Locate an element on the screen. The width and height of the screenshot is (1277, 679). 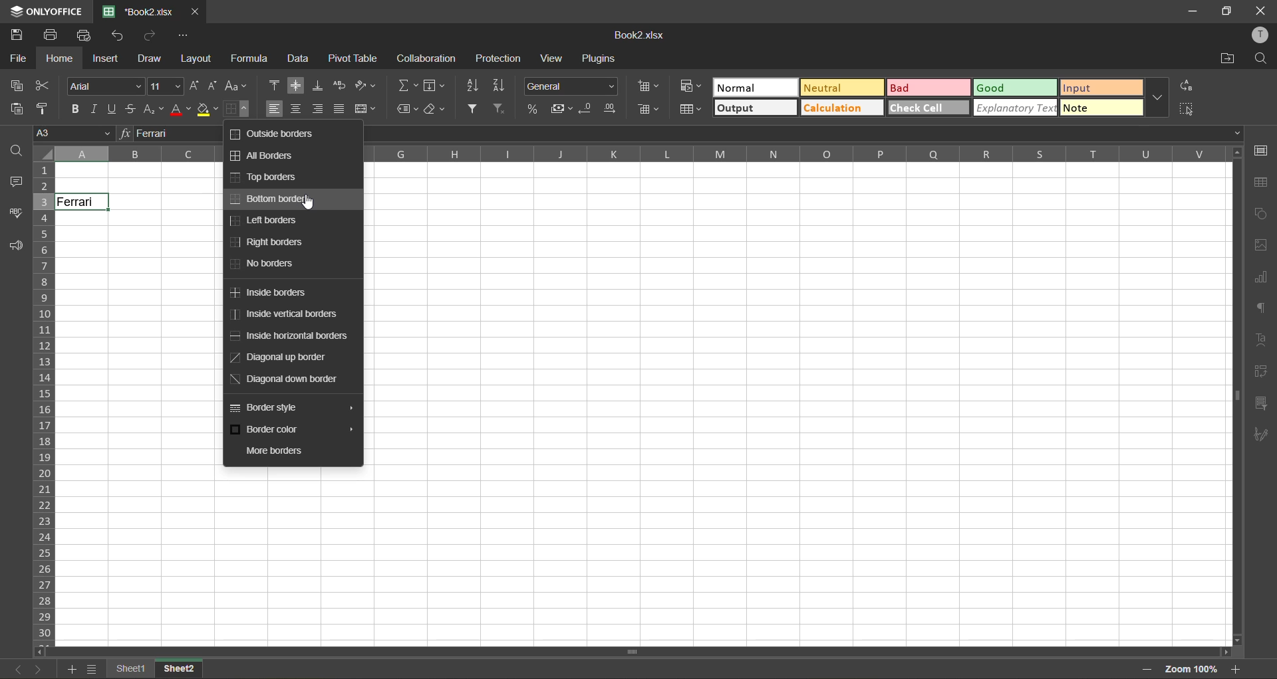
find is located at coordinates (15, 151).